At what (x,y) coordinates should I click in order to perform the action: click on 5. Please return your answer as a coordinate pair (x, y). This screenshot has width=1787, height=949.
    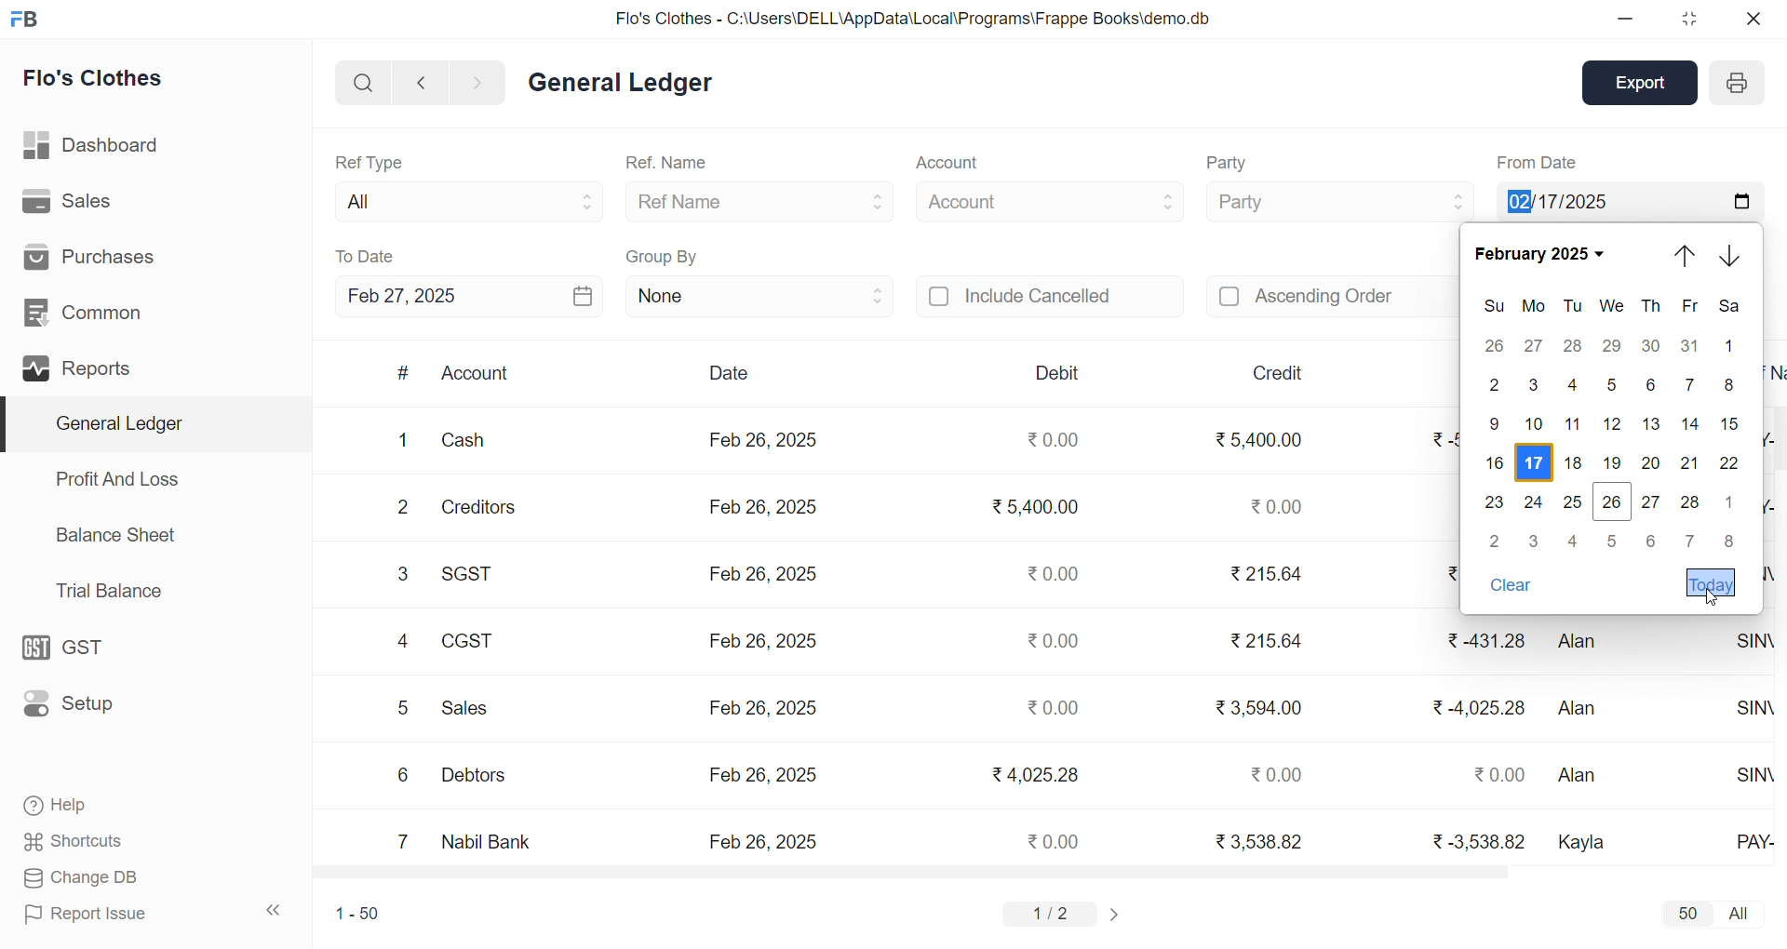
    Looking at the image, I should click on (1614, 541).